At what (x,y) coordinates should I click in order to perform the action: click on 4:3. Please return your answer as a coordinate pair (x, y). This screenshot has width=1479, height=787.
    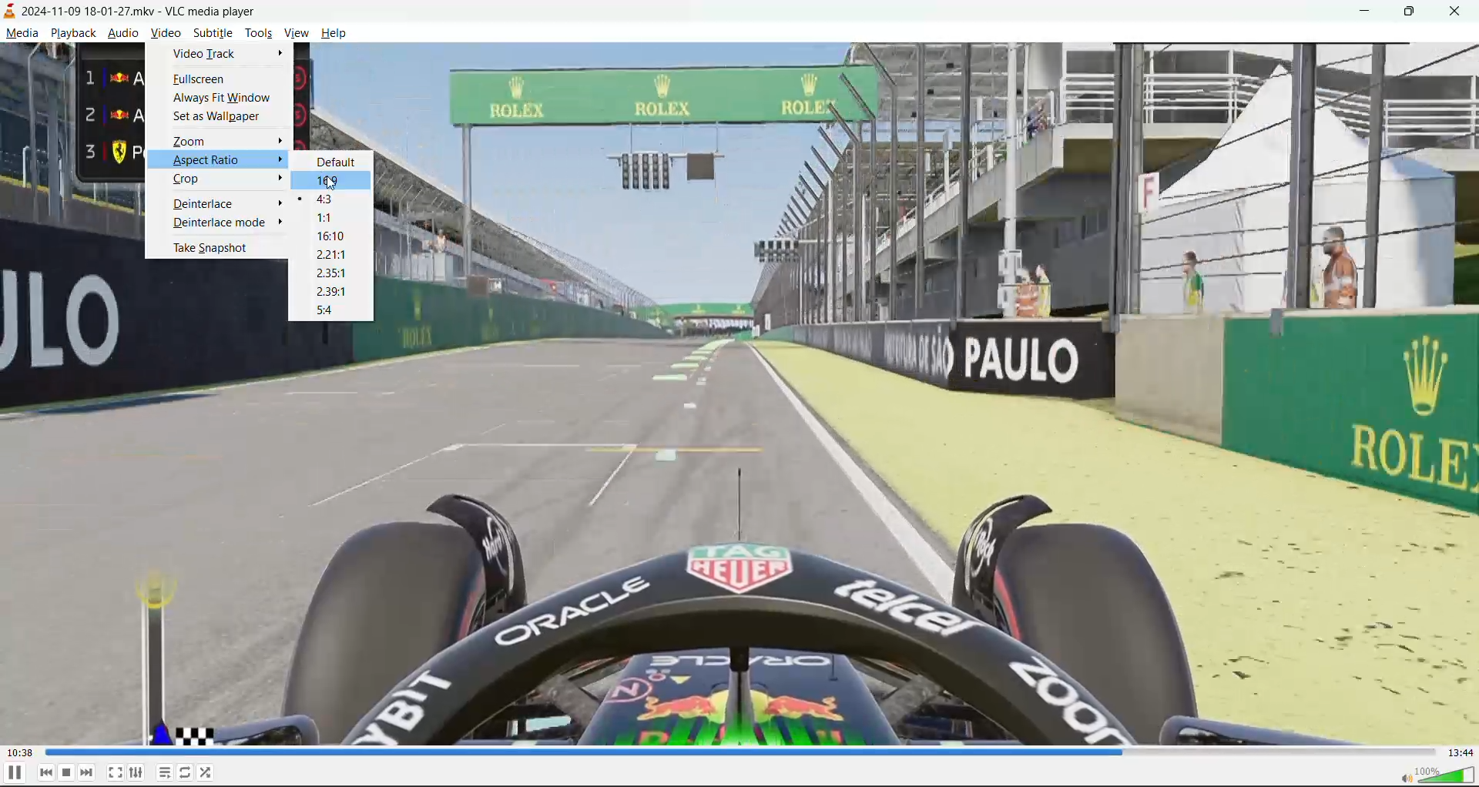
    Looking at the image, I should click on (333, 204).